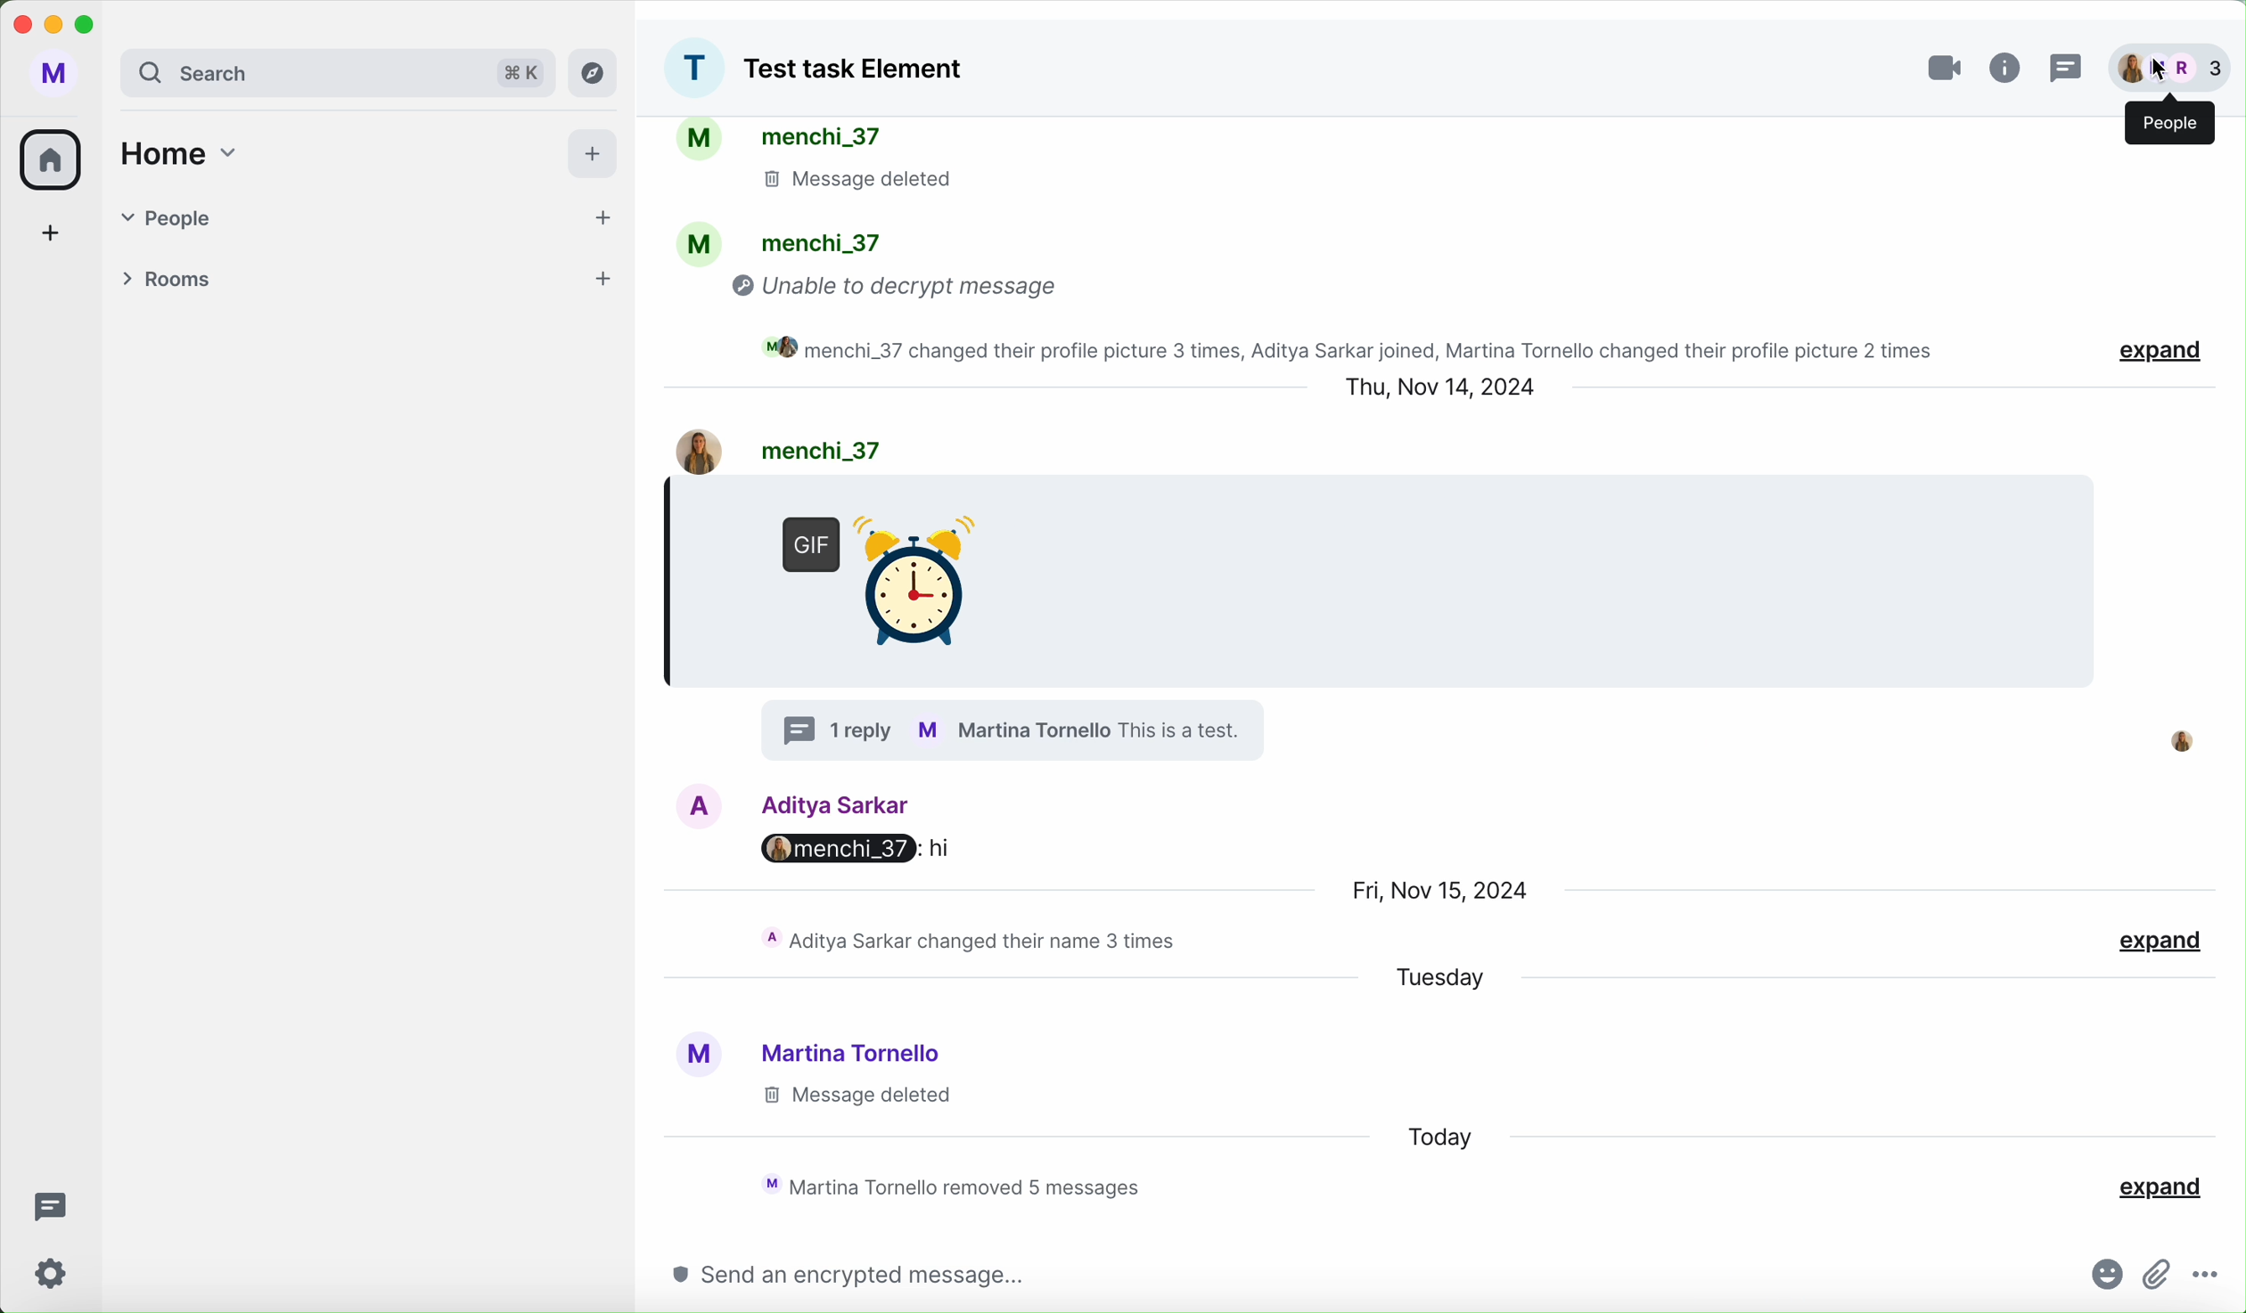  What do you see at coordinates (815, 243) in the screenshot?
I see `people` at bounding box center [815, 243].